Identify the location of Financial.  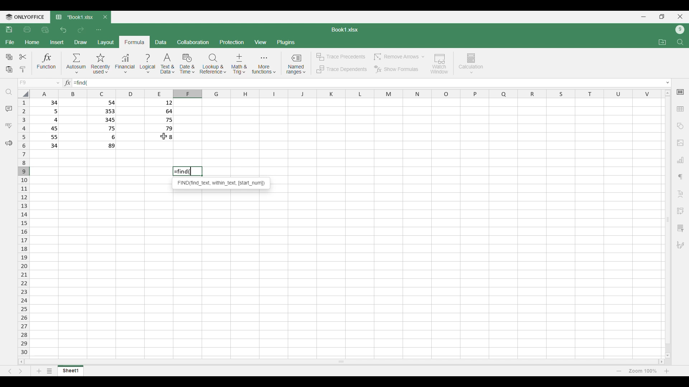
(125, 64).